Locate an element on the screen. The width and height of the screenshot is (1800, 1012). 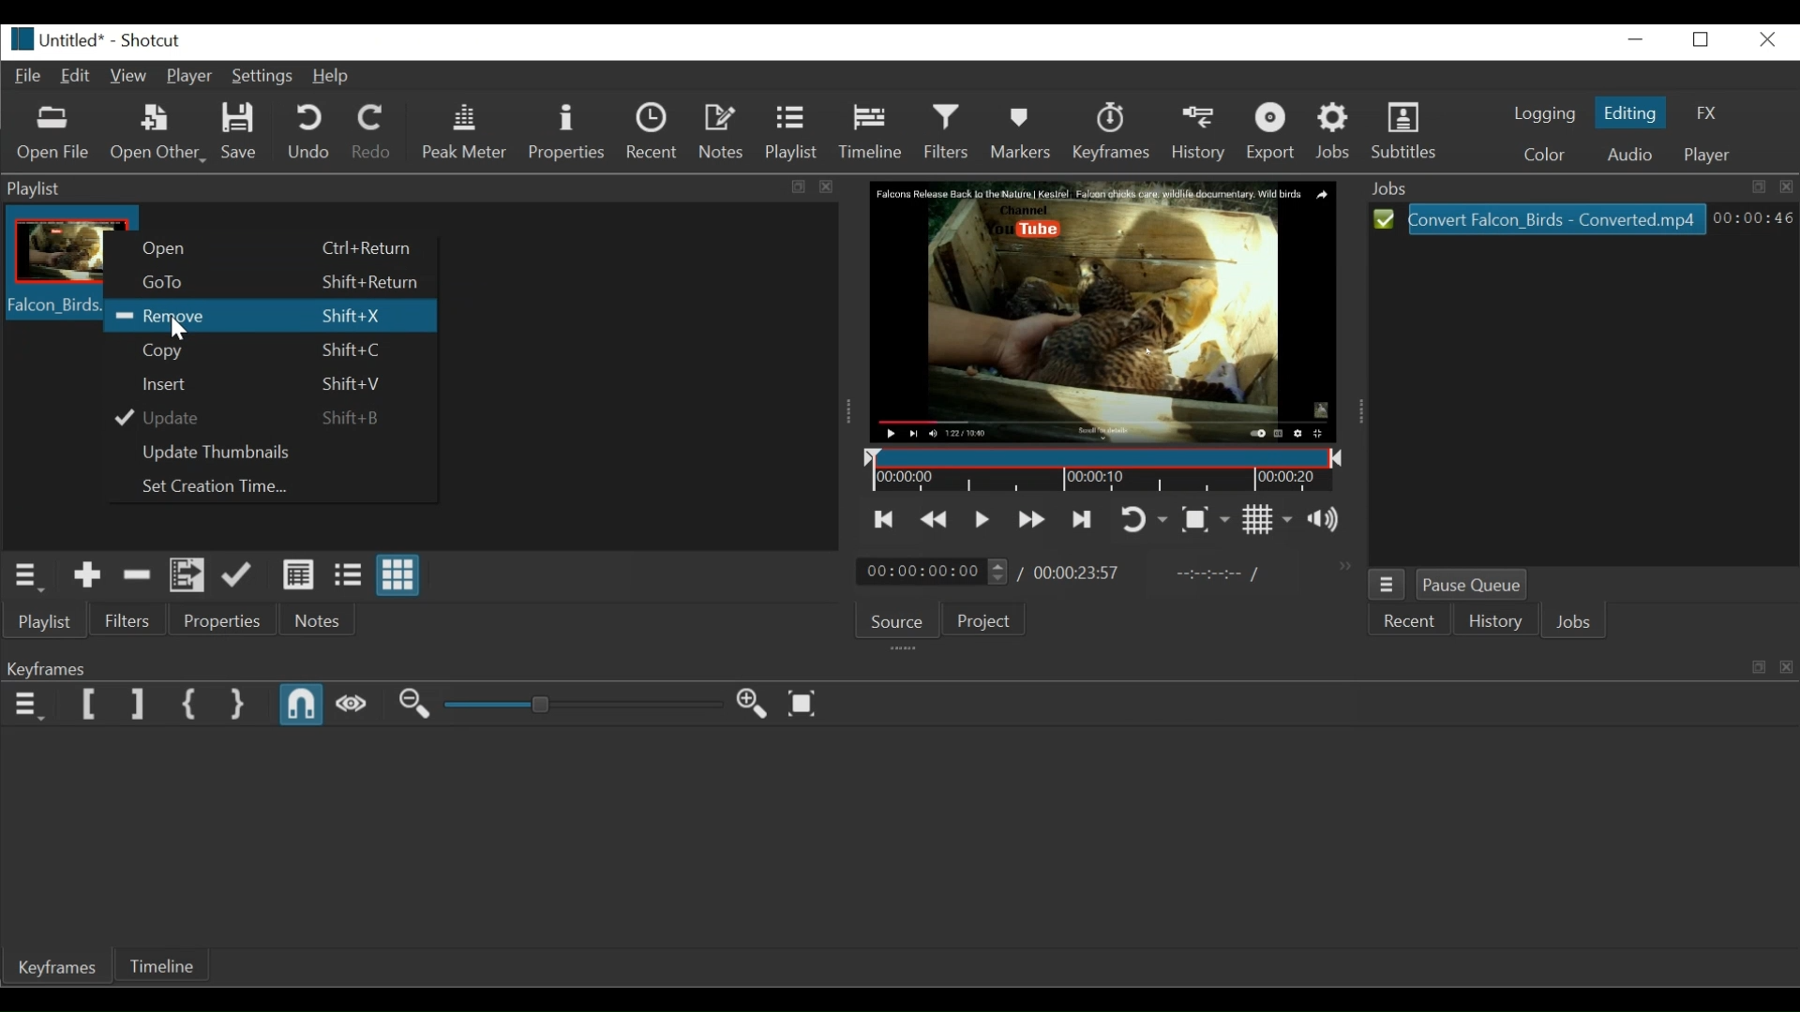
Copy Shift+C is located at coordinates (266, 350).